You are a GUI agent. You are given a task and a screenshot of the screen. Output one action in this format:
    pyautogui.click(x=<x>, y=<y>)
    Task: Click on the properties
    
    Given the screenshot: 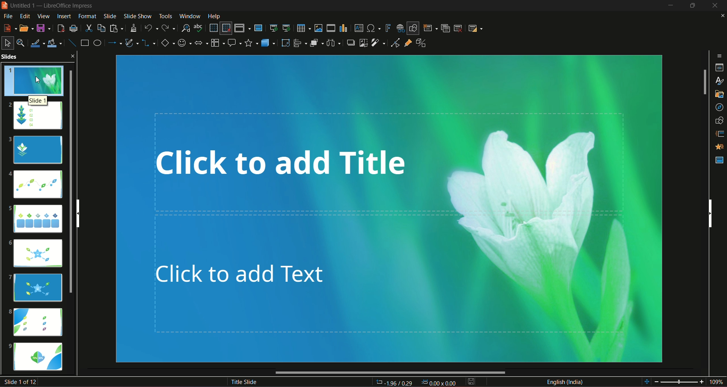 What is the action you would take?
    pyautogui.click(x=719, y=67)
    